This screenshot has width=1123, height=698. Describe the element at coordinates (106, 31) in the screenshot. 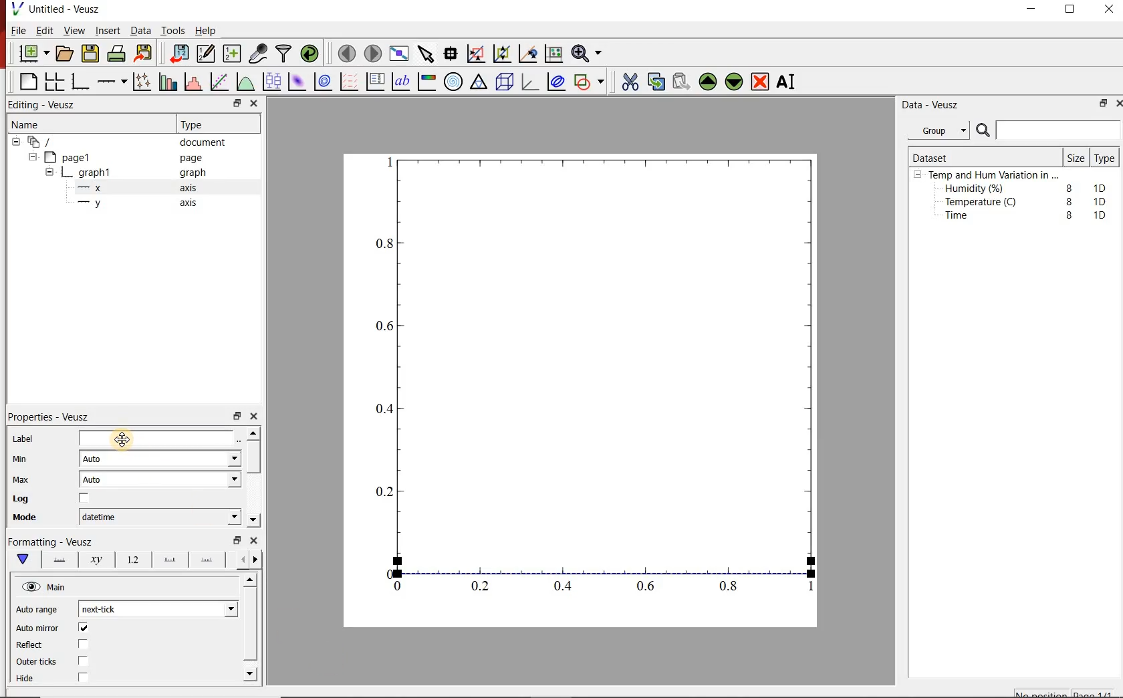

I see `Insert` at that location.